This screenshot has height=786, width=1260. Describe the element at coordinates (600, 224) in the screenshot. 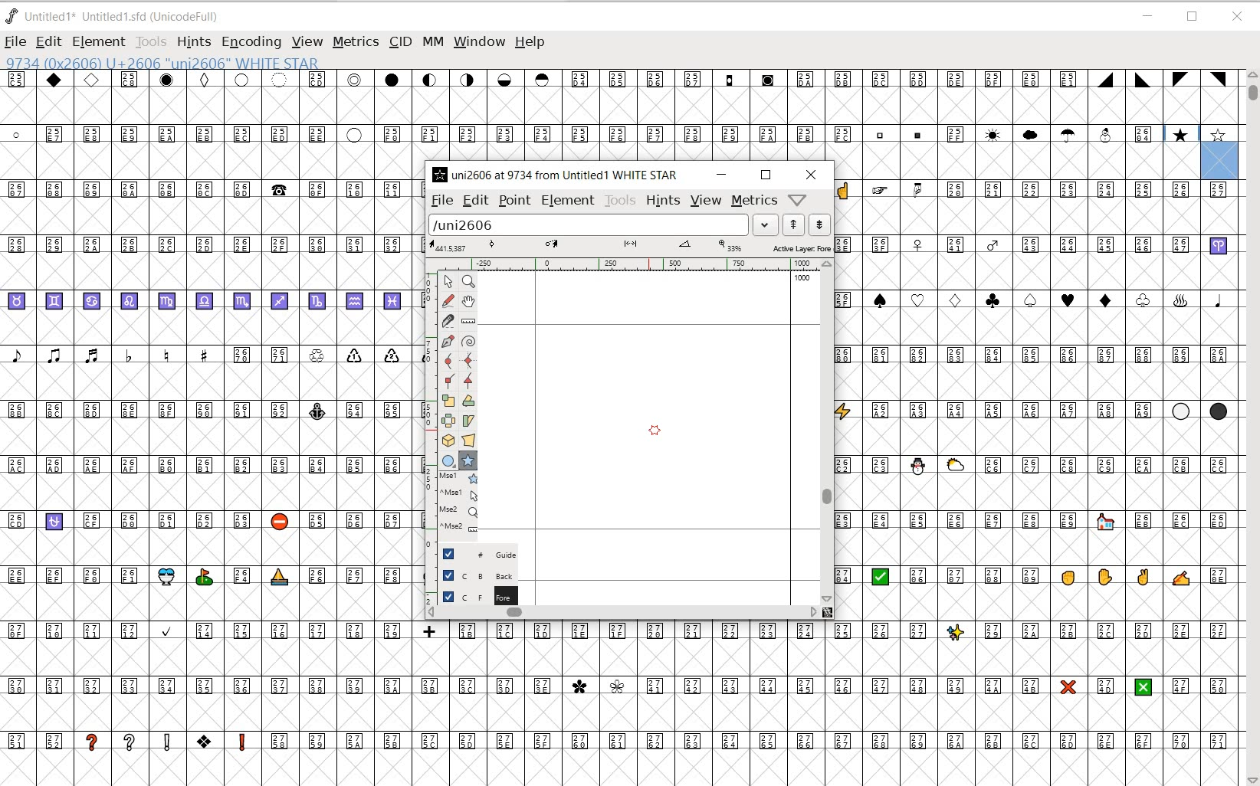

I see `load word list` at that location.